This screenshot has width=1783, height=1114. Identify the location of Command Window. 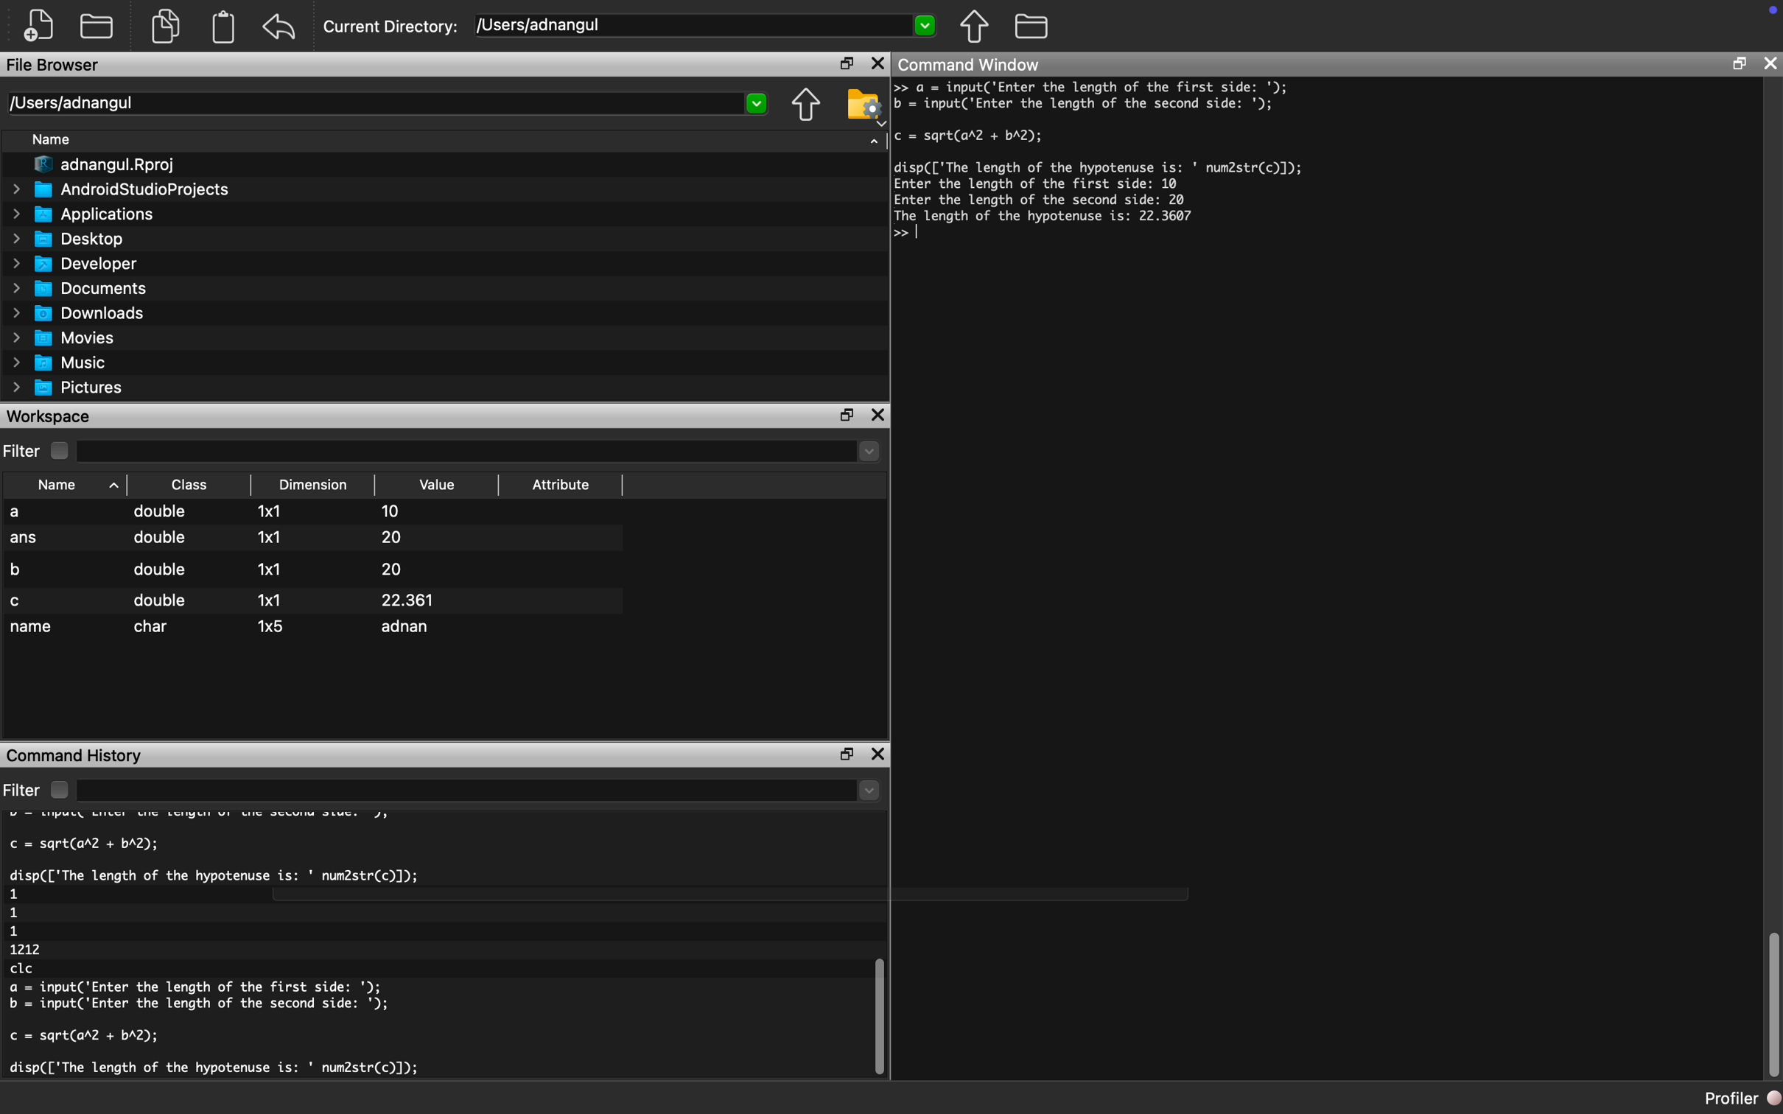
(971, 66).